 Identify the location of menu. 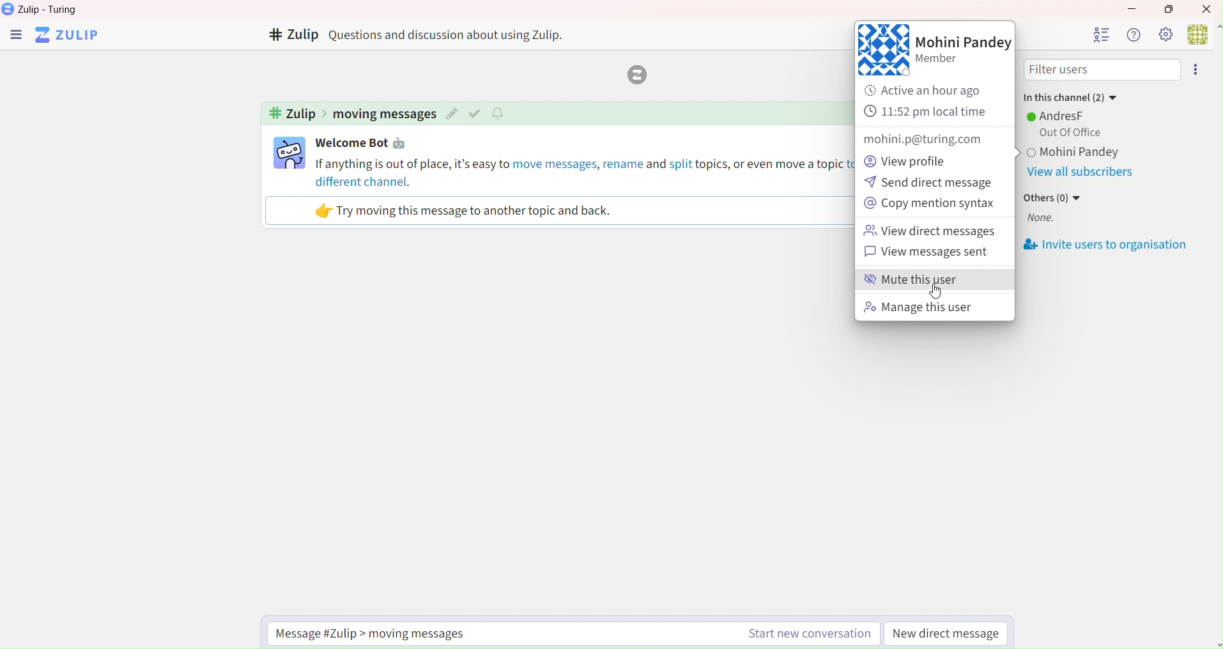
(15, 36).